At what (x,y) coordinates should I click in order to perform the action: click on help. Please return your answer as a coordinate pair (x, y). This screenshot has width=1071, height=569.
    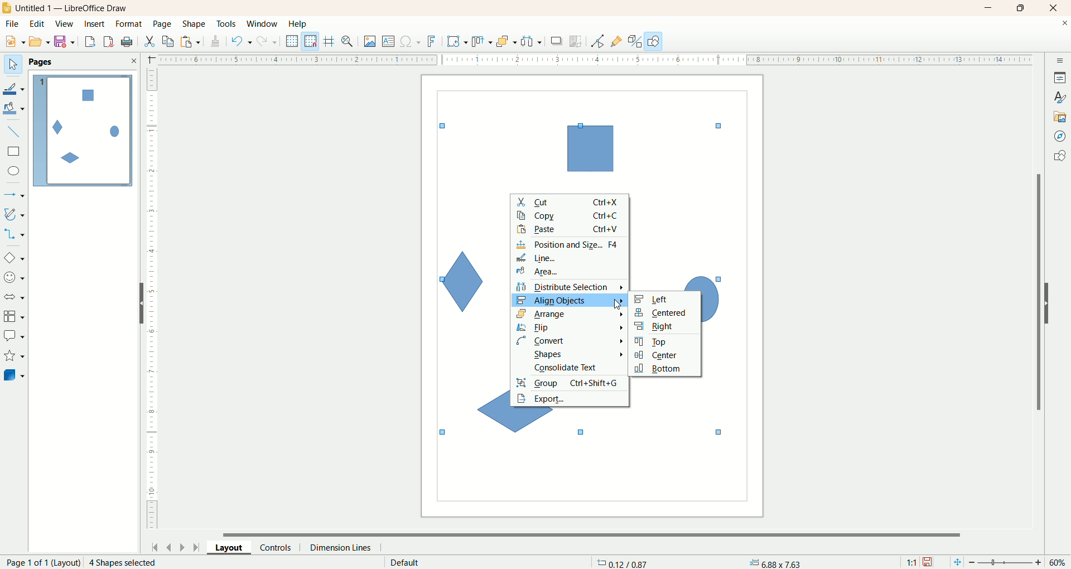
    Looking at the image, I should click on (298, 24).